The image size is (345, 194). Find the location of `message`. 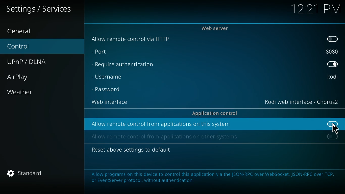

message is located at coordinates (213, 179).